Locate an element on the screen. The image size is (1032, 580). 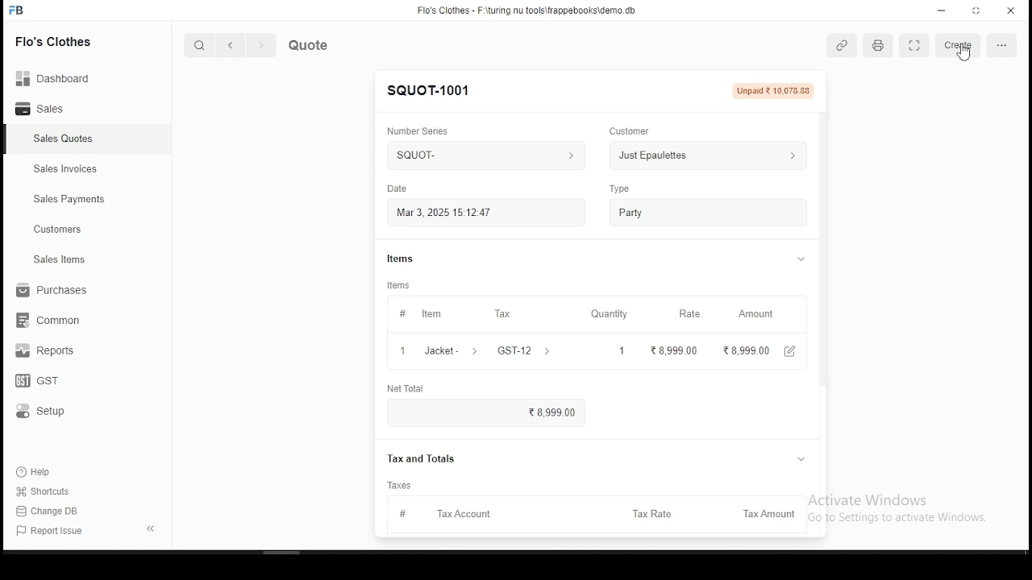
party is located at coordinates (706, 212).